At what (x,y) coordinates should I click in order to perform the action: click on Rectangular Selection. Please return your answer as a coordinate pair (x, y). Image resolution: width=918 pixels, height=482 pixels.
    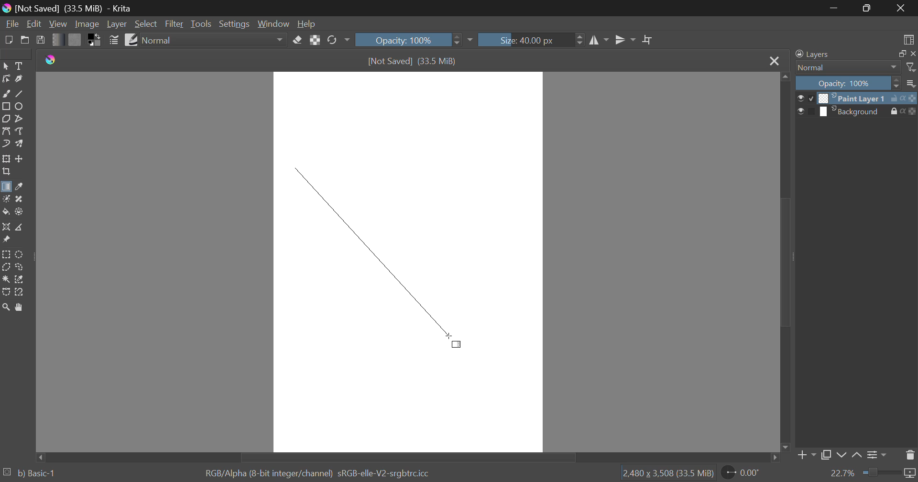
    Looking at the image, I should click on (7, 255).